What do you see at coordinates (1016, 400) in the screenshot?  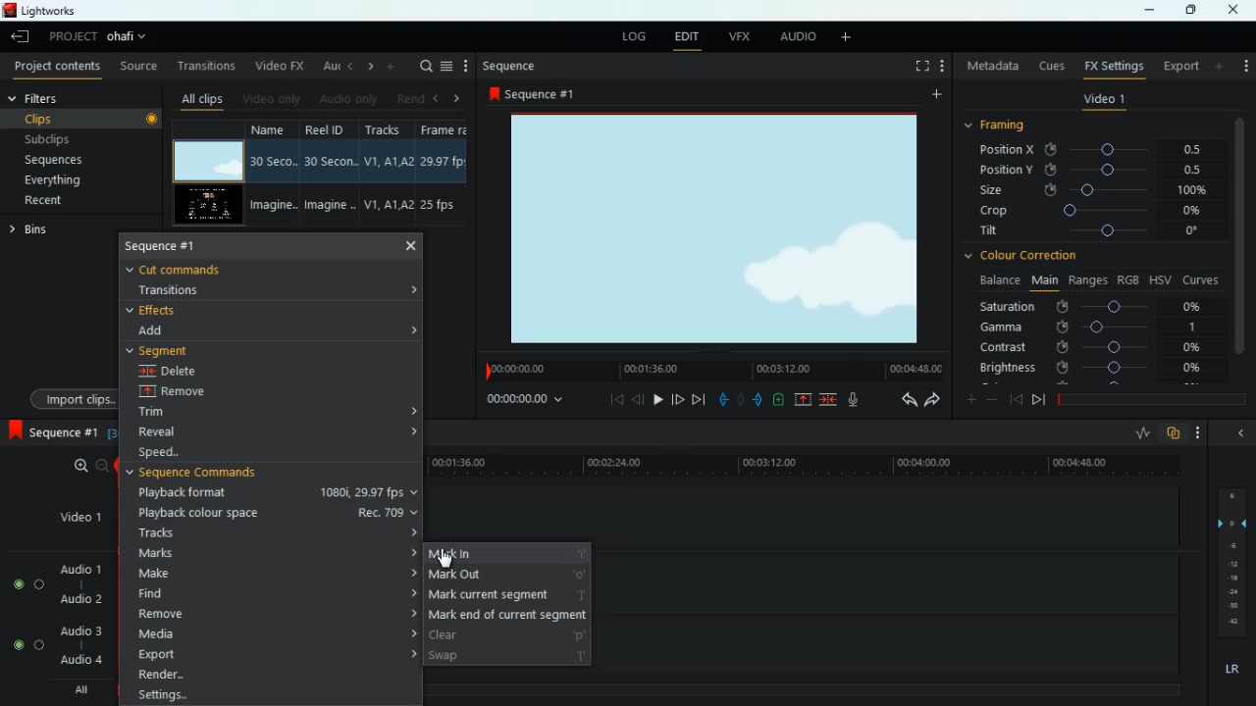 I see `back` at bounding box center [1016, 400].